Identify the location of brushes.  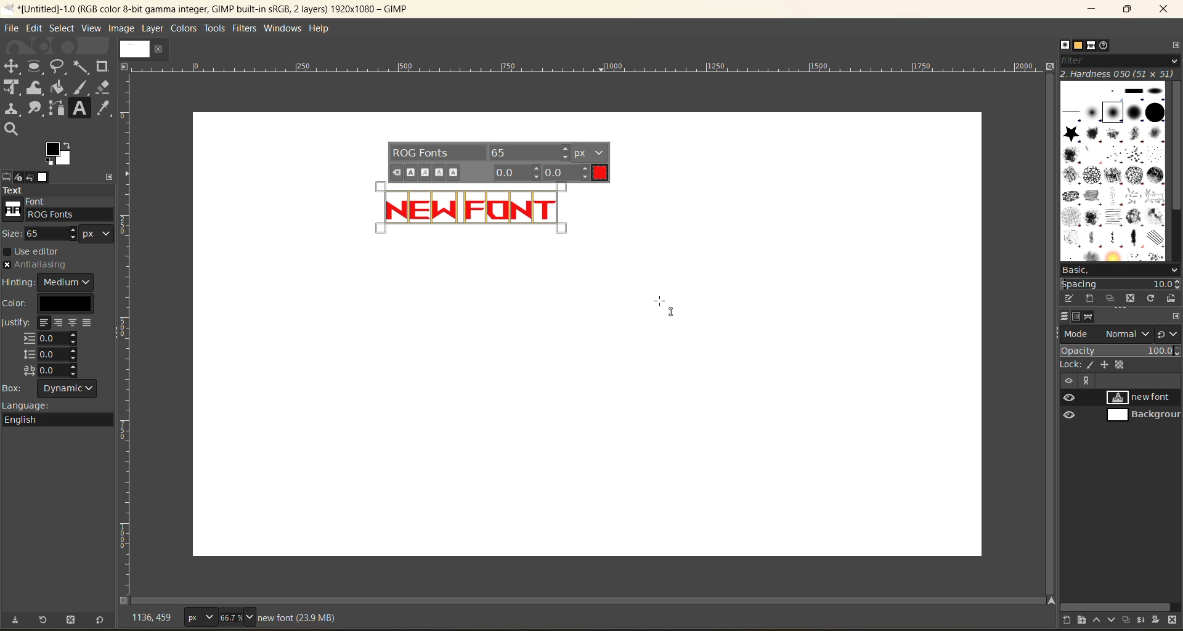
(1065, 44).